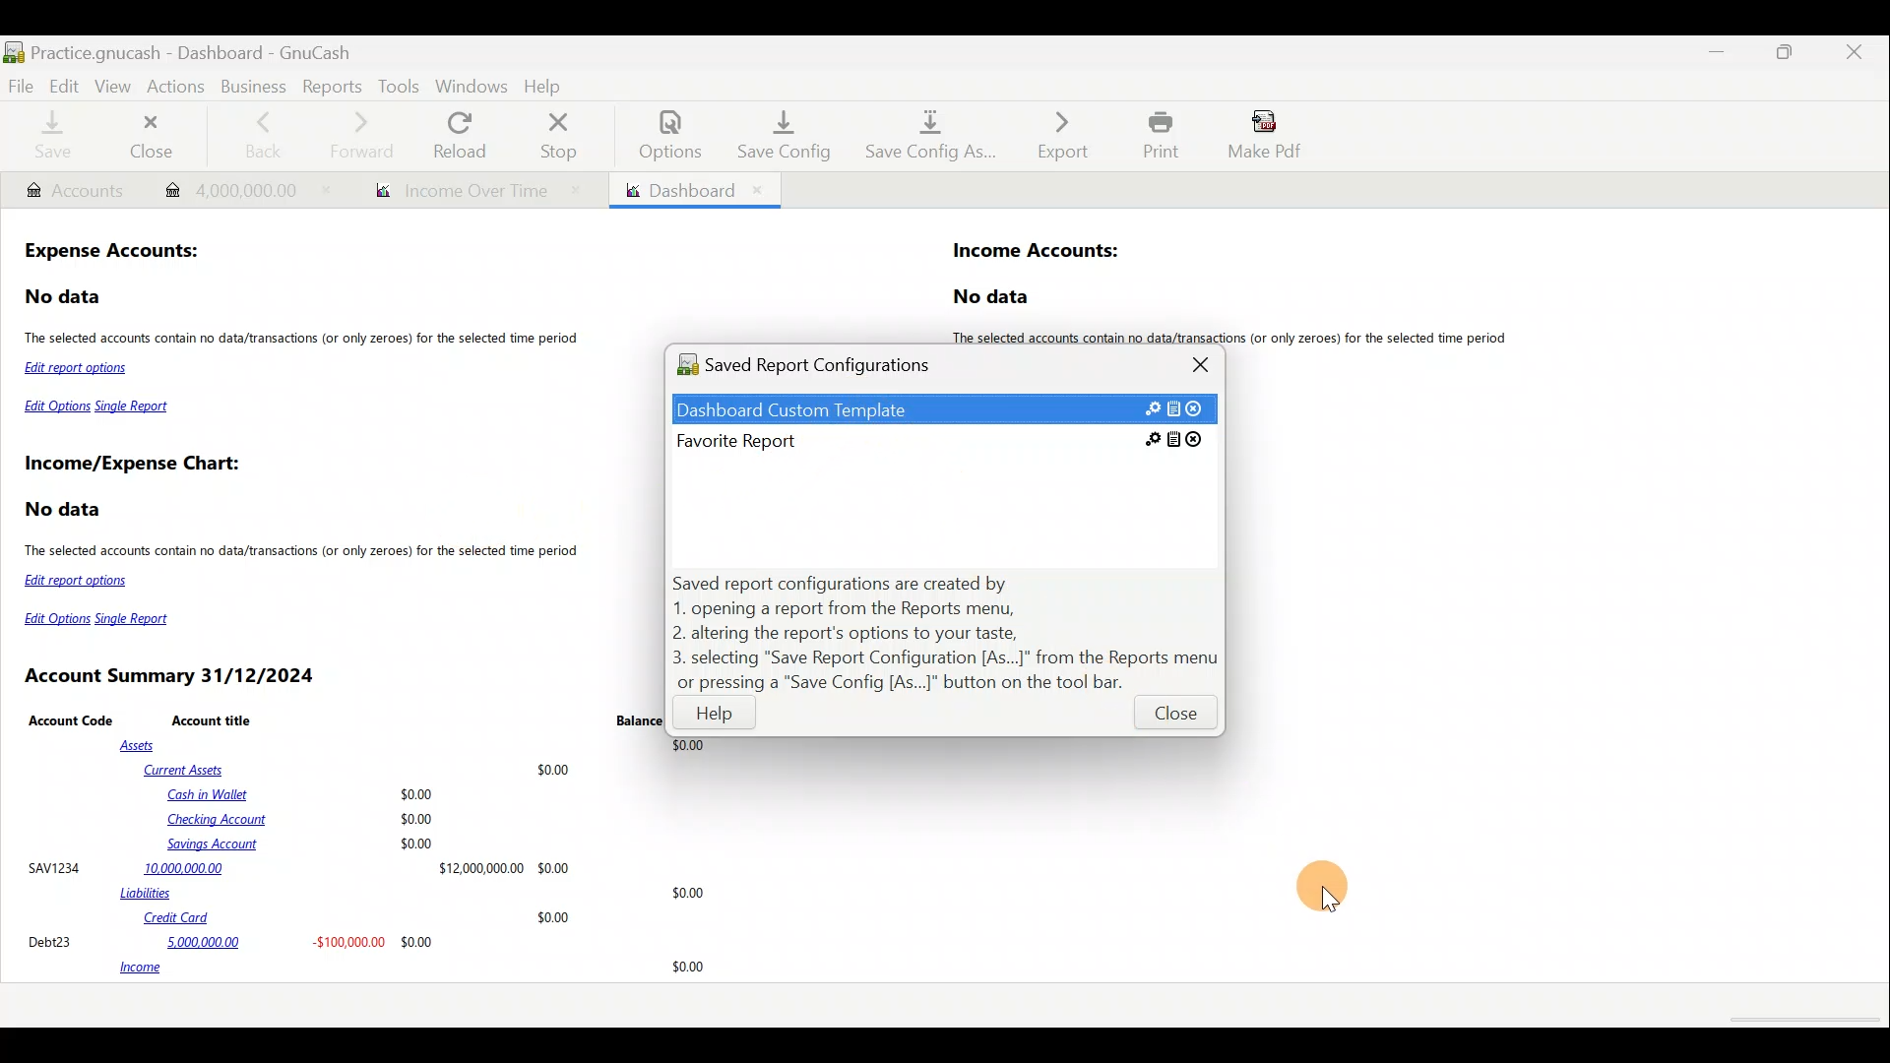  Describe the element at coordinates (417, 746) in the screenshot. I see `Assets $0.00` at that location.